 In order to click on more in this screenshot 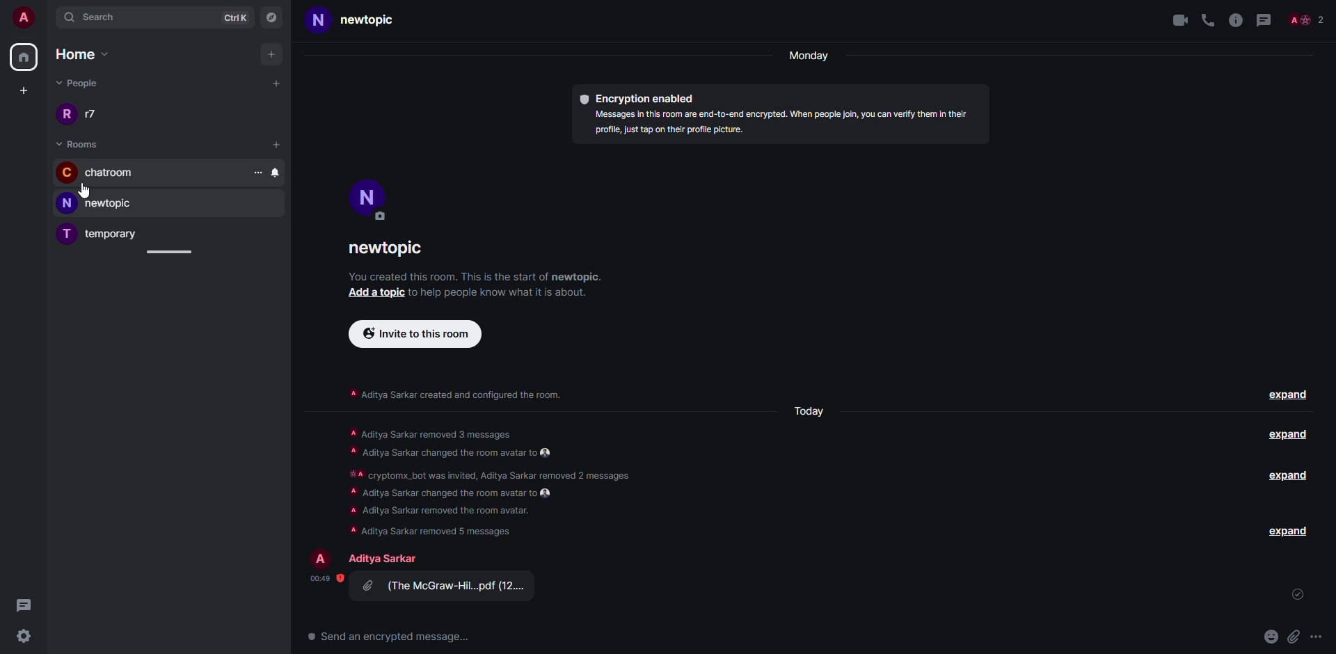, I will do `click(258, 170)`.